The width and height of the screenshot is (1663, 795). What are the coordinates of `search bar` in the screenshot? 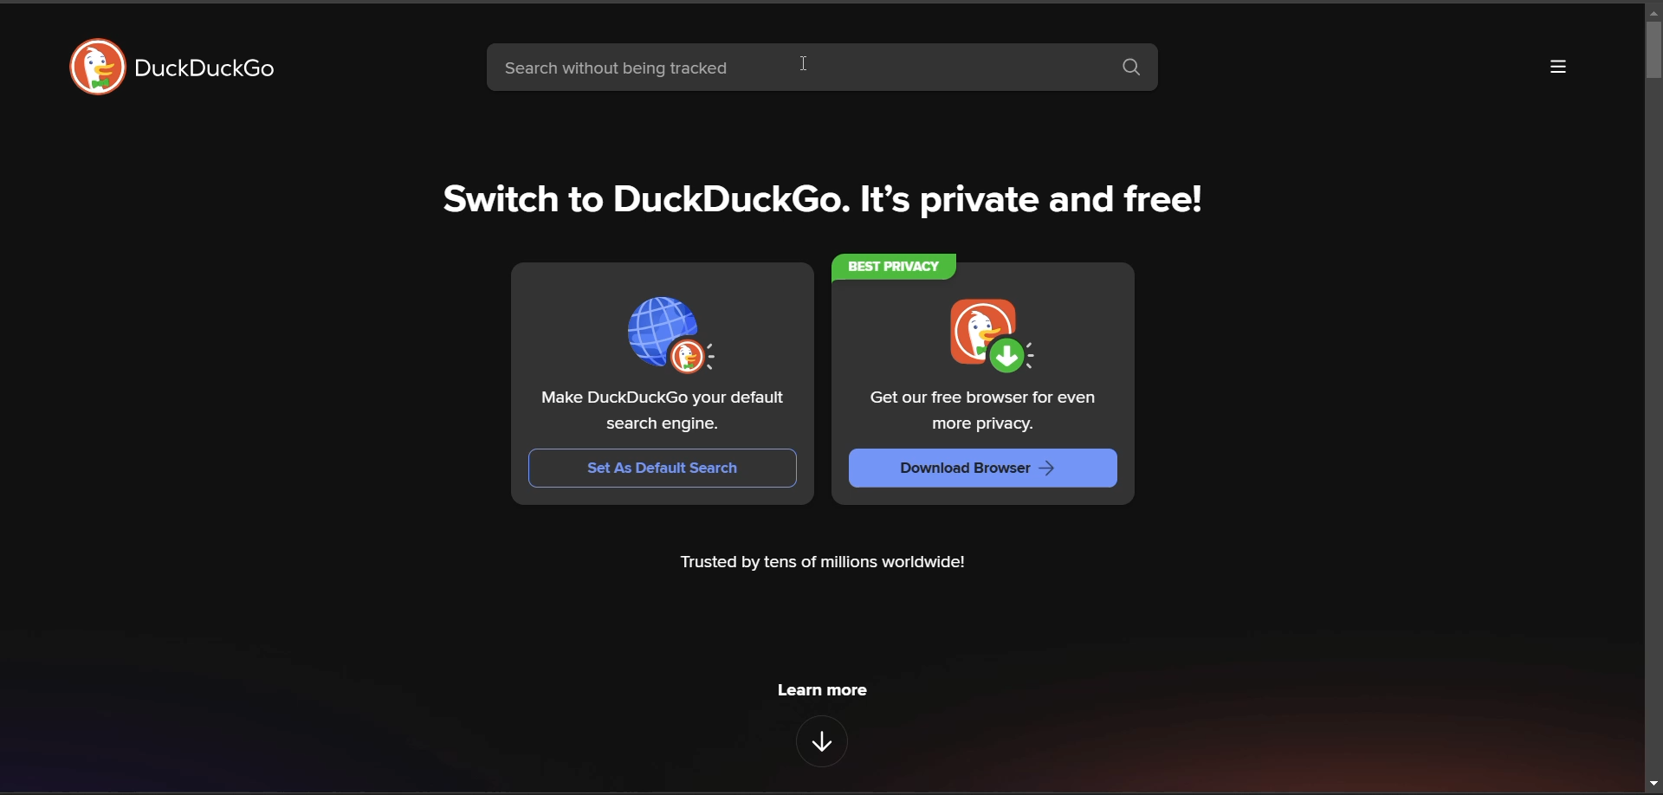 It's located at (791, 70).